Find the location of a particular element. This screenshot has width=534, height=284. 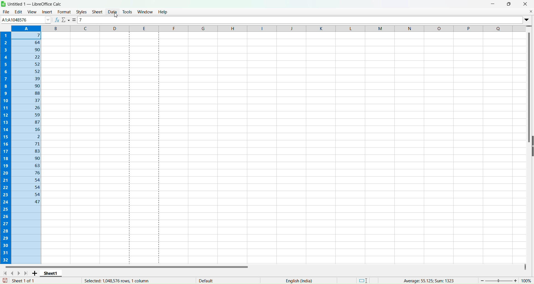

Styles is located at coordinates (81, 12).